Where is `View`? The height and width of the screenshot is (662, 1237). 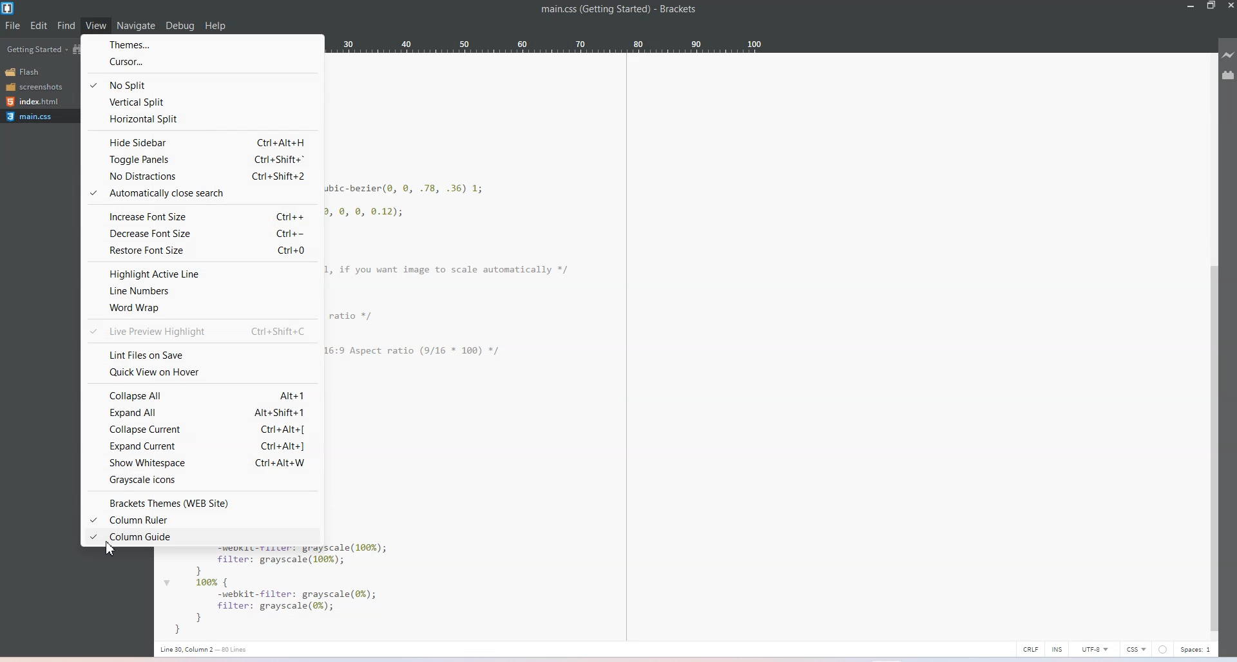 View is located at coordinates (96, 26).